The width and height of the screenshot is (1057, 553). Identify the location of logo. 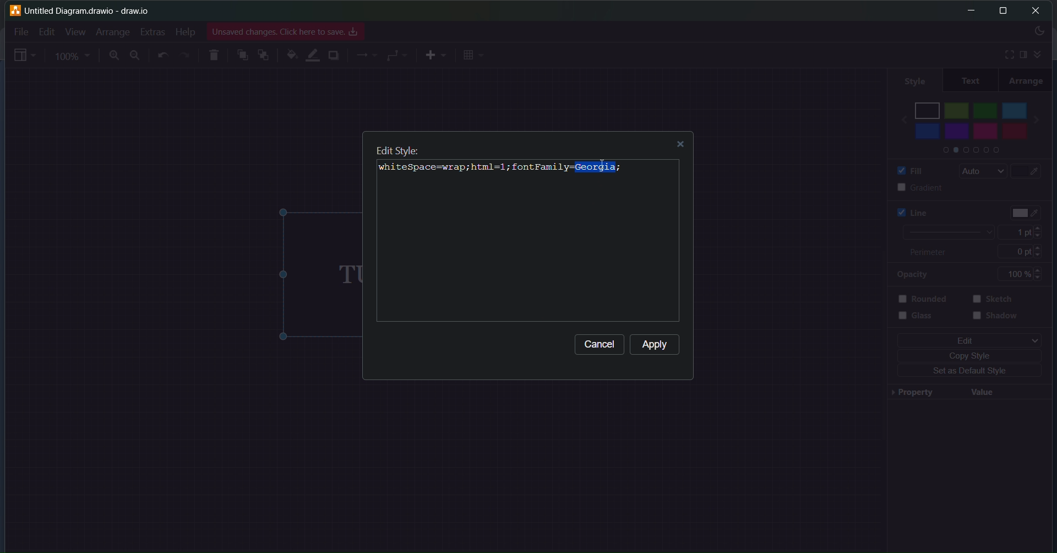
(14, 10).